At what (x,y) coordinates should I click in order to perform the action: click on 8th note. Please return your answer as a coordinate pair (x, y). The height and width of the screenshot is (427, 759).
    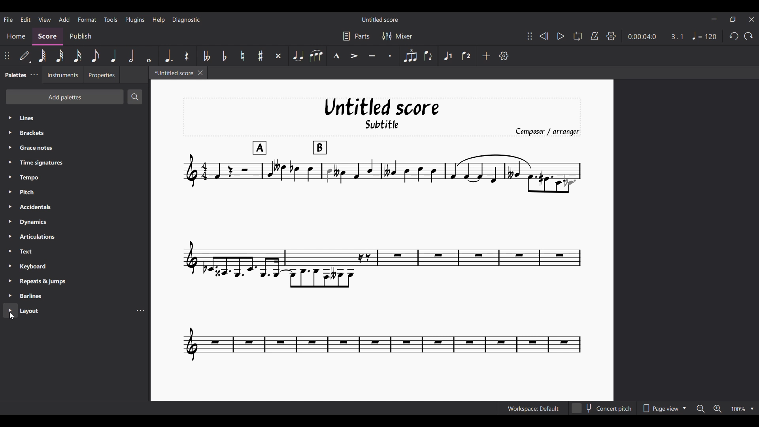
    Looking at the image, I should click on (95, 56).